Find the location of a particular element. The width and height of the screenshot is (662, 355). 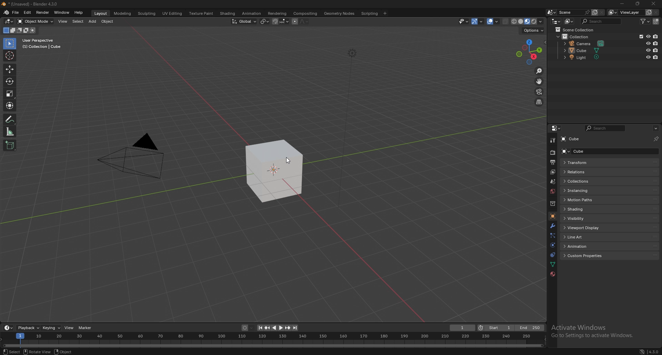

rendering is located at coordinates (277, 13).